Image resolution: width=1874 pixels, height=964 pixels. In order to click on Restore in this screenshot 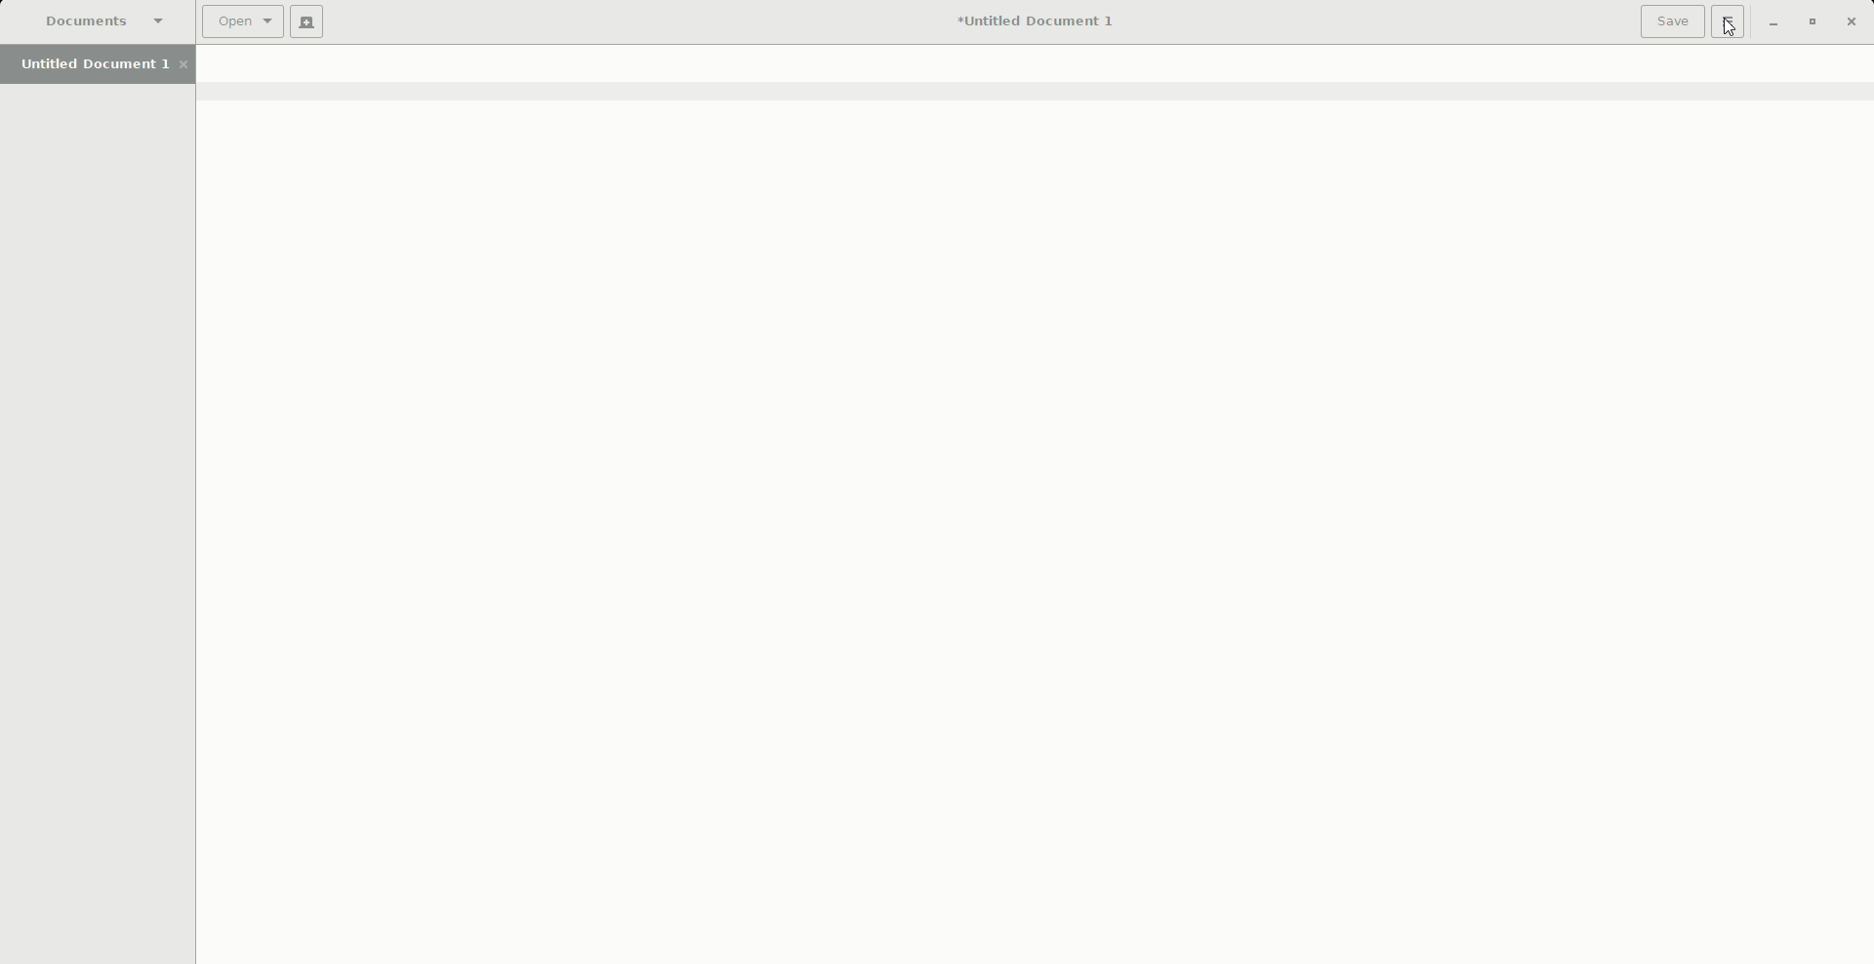, I will do `click(1810, 22)`.